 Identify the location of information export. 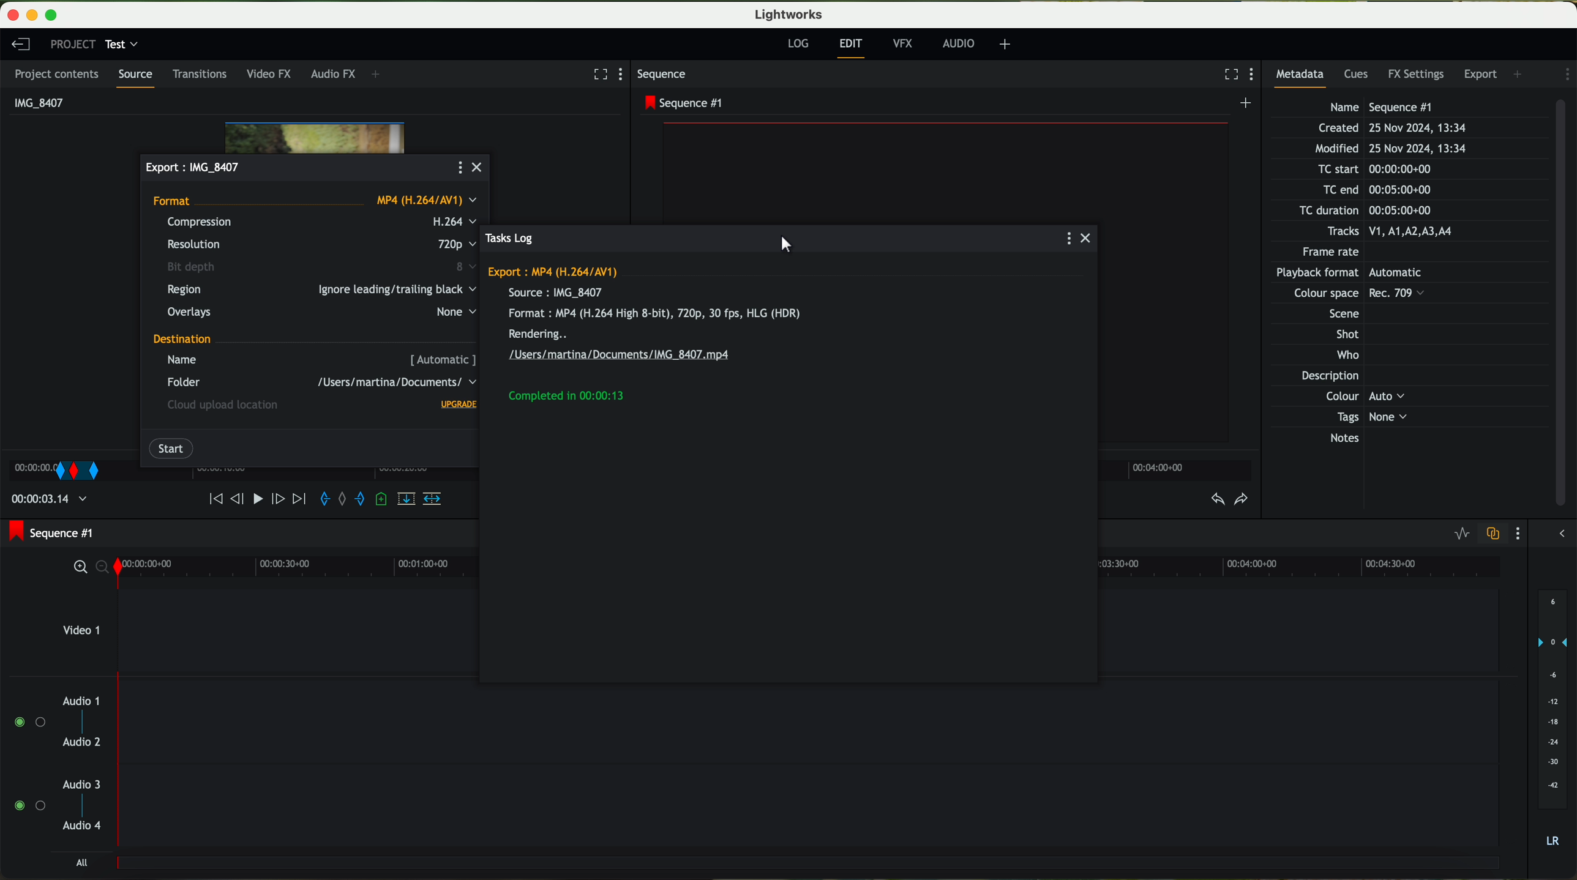
(656, 327).